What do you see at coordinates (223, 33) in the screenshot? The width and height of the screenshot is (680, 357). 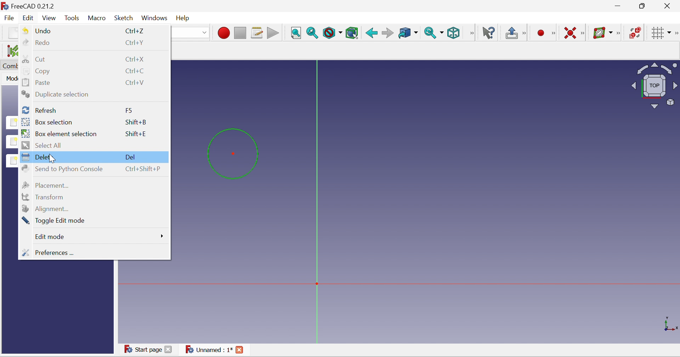 I see `Macro recording` at bounding box center [223, 33].